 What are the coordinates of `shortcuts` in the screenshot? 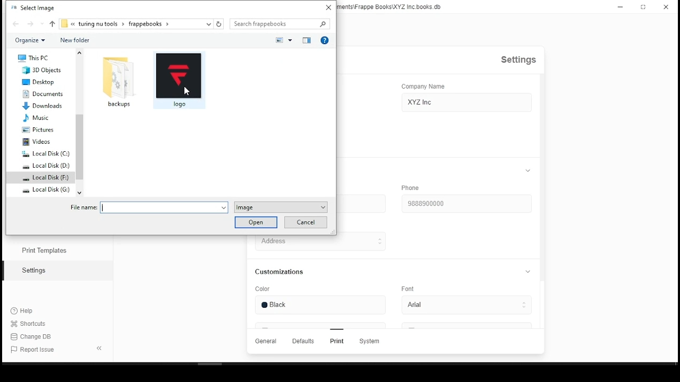 It's located at (31, 324).